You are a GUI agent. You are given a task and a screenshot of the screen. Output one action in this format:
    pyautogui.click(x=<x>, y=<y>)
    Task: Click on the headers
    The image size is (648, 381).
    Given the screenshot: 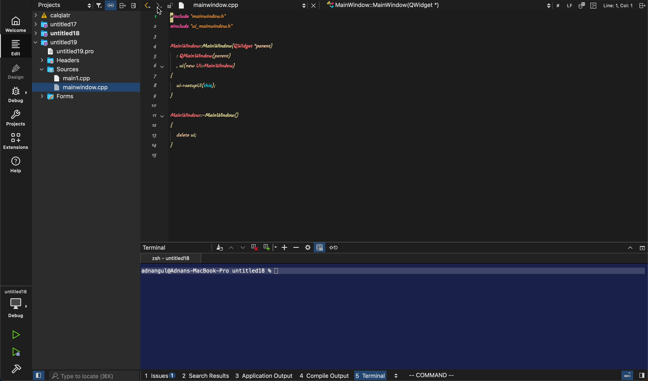 What is the action you would take?
    pyautogui.click(x=62, y=61)
    